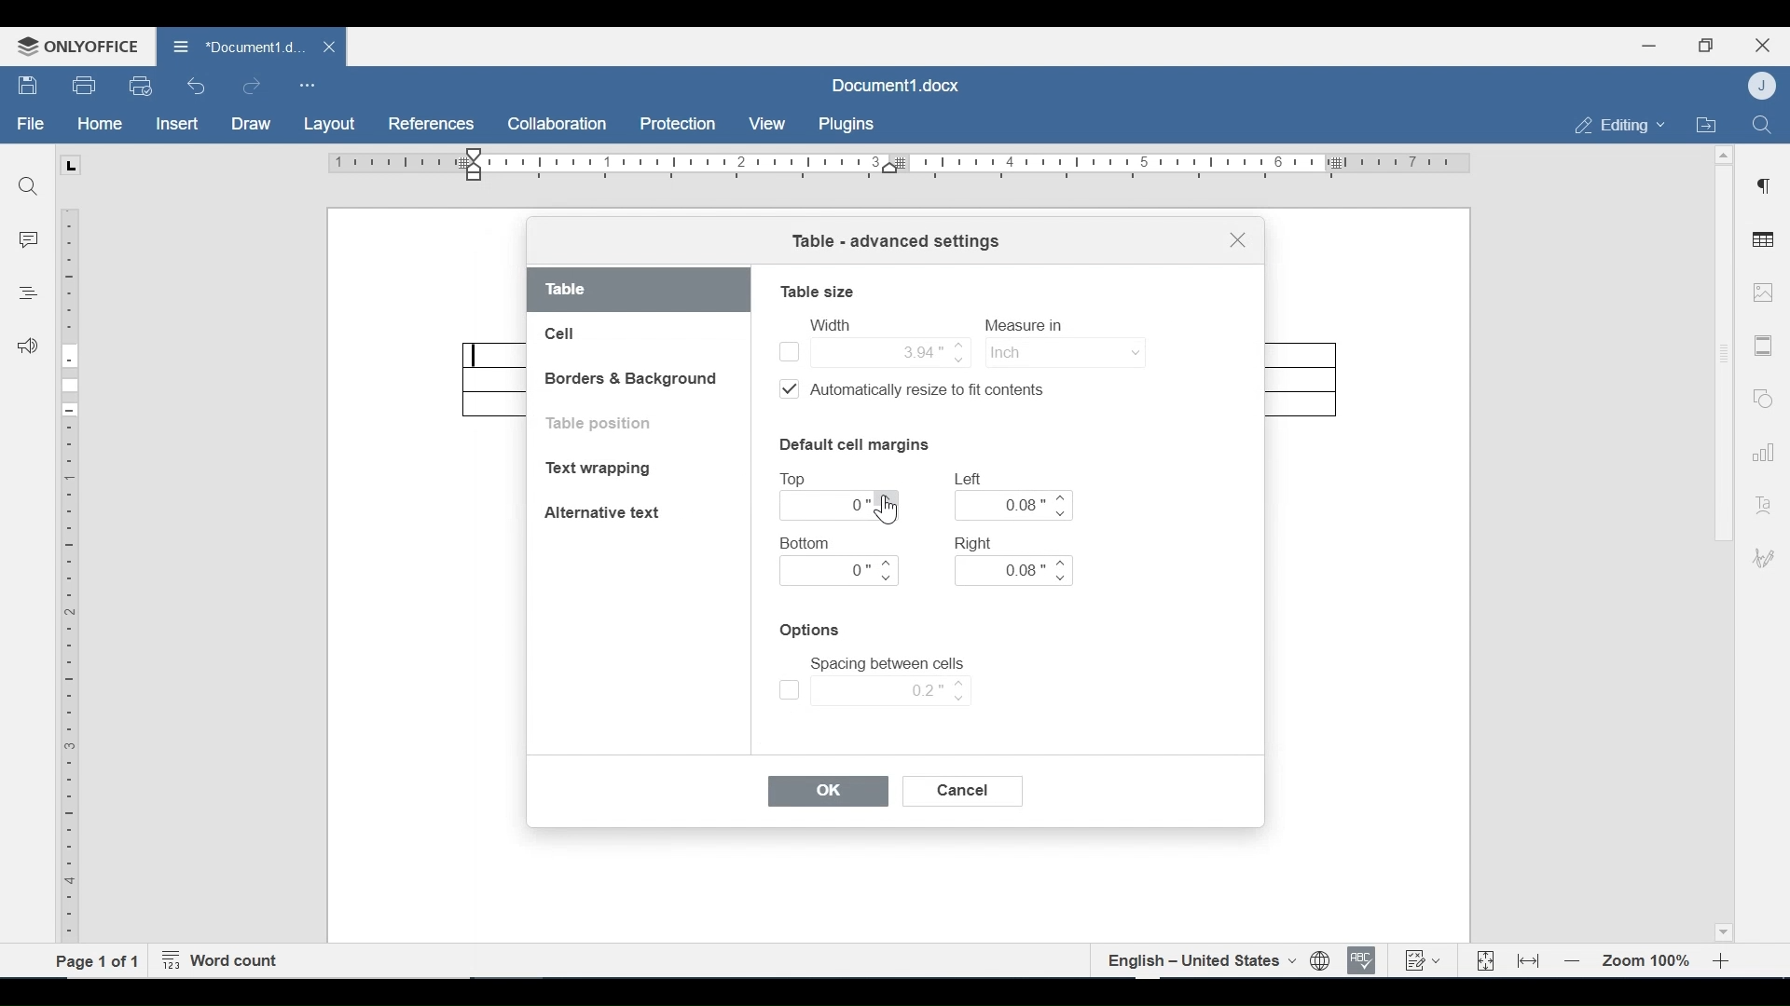  What do you see at coordinates (1483, 961) in the screenshot?
I see `Fit to Page` at bounding box center [1483, 961].